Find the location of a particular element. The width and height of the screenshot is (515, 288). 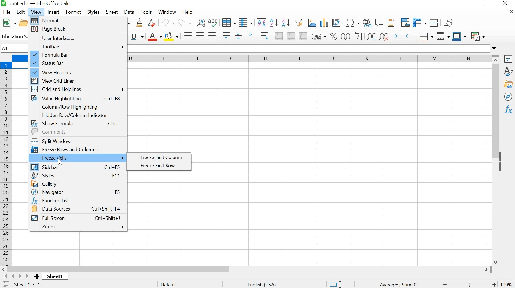

SPLIT WINDOW is located at coordinates (76, 140).